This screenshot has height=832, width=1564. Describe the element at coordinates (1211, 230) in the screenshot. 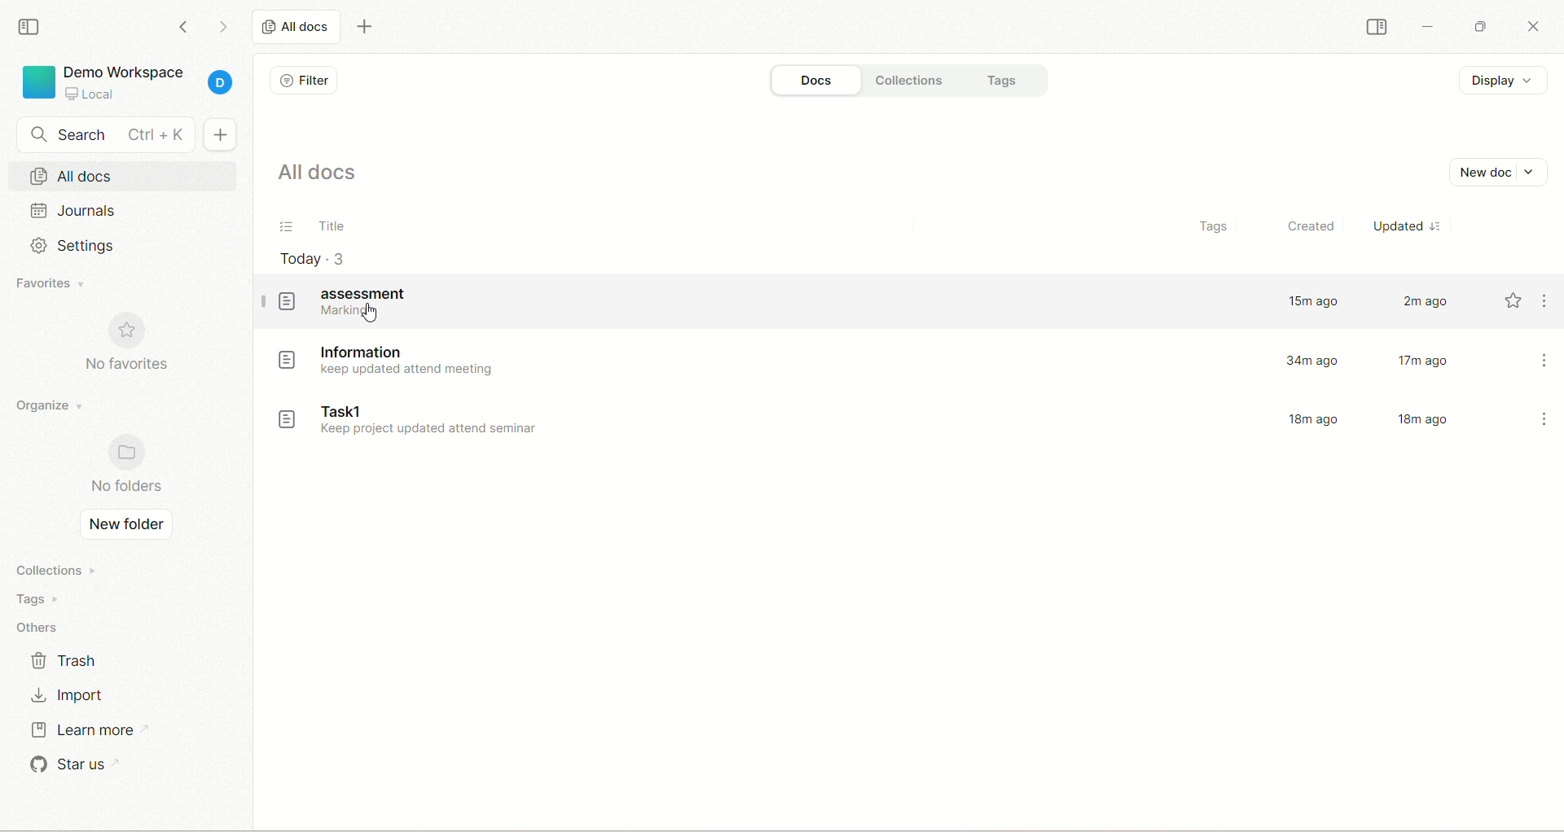

I see `tags` at that location.